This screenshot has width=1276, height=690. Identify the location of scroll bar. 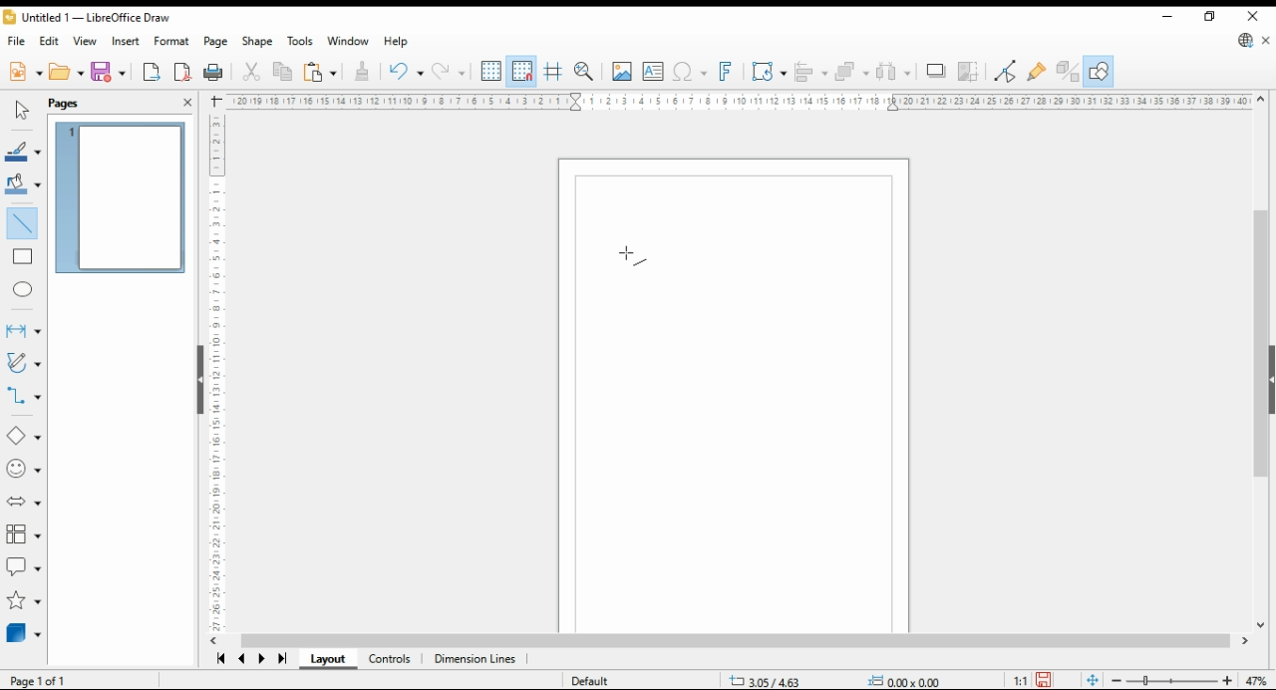
(736, 640).